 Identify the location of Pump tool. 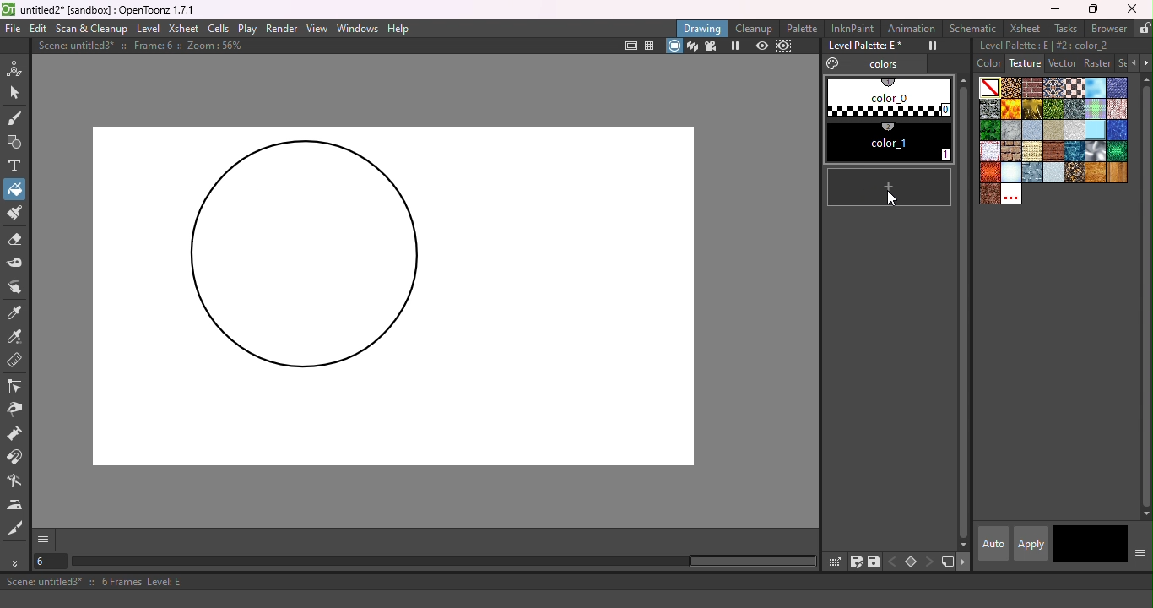
(18, 433).